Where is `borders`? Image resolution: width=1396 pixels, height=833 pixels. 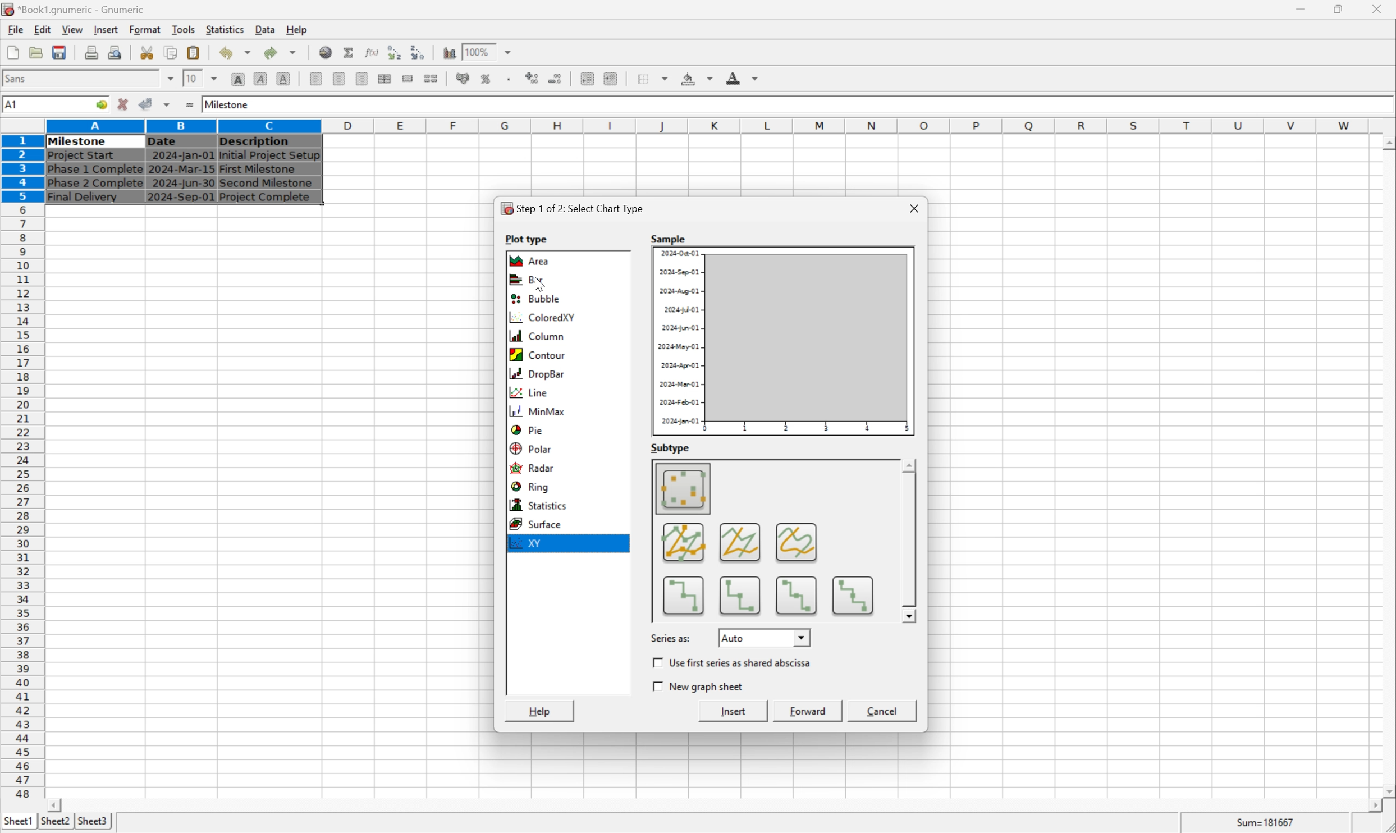
borders is located at coordinates (657, 78).